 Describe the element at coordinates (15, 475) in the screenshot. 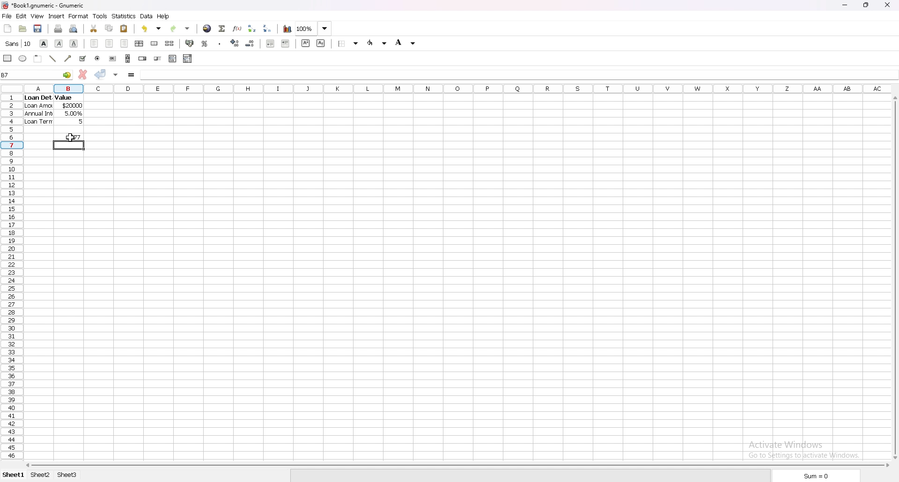

I see `sheet` at that location.